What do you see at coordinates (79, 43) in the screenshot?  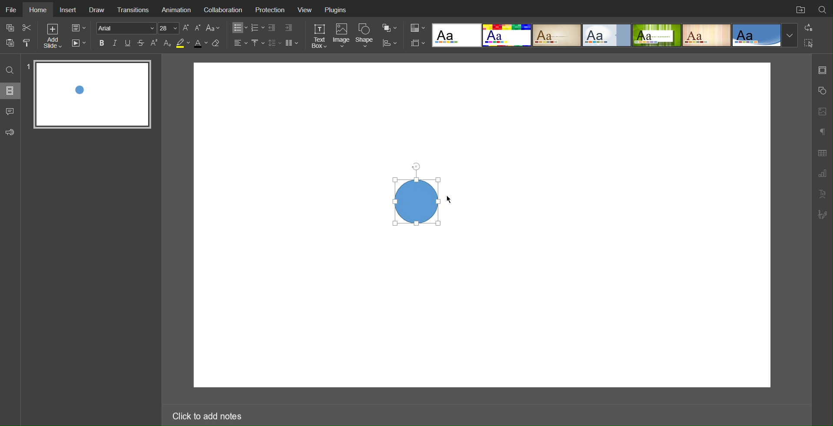 I see `Playback Settings` at bounding box center [79, 43].